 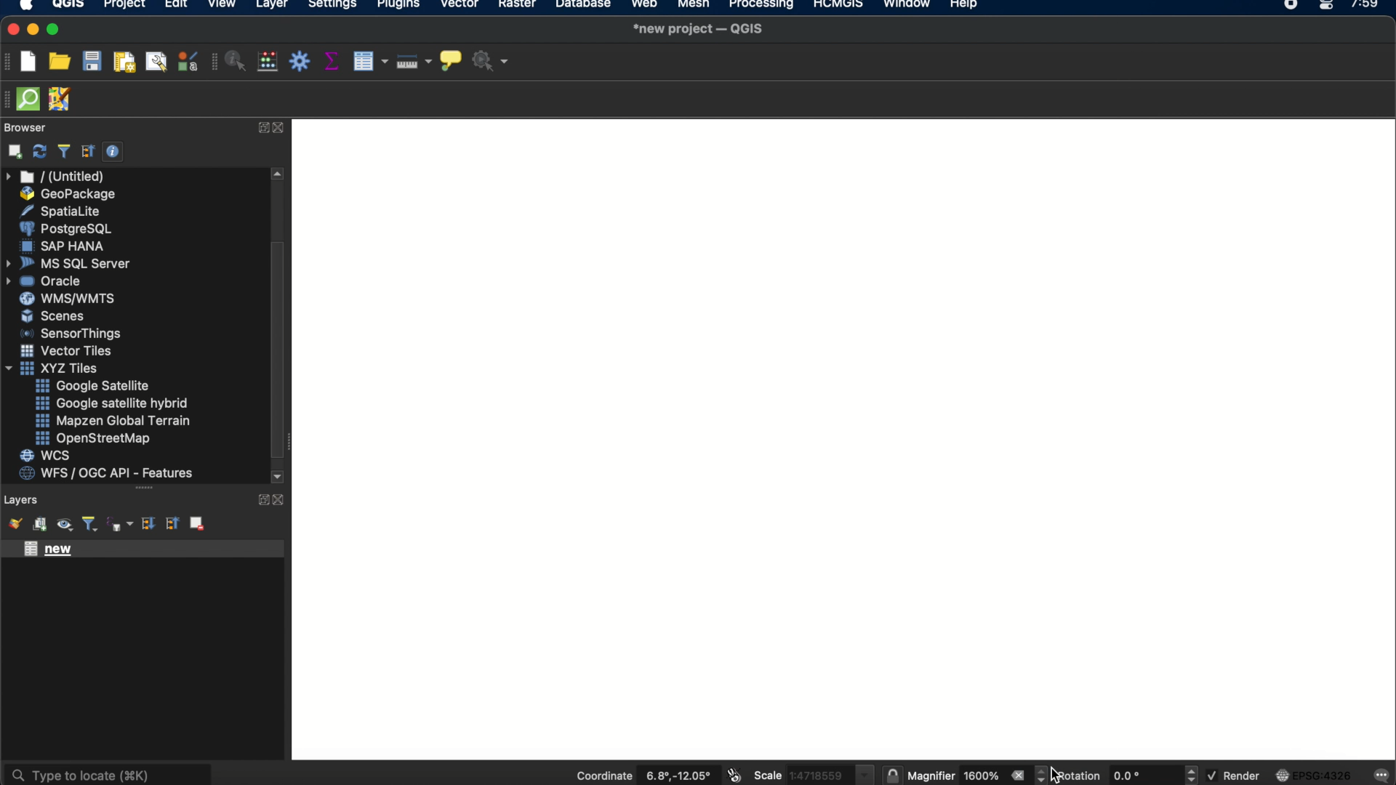 I want to click on expand, so click(x=260, y=127).